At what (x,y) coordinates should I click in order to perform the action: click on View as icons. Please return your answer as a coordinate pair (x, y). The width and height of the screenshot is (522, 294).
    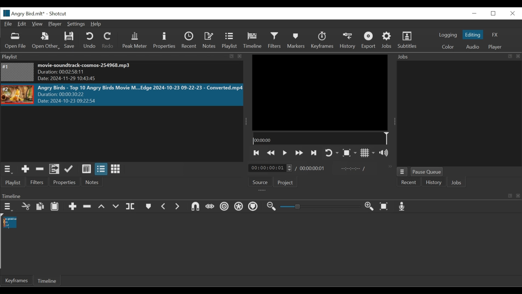
    Looking at the image, I should click on (115, 169).